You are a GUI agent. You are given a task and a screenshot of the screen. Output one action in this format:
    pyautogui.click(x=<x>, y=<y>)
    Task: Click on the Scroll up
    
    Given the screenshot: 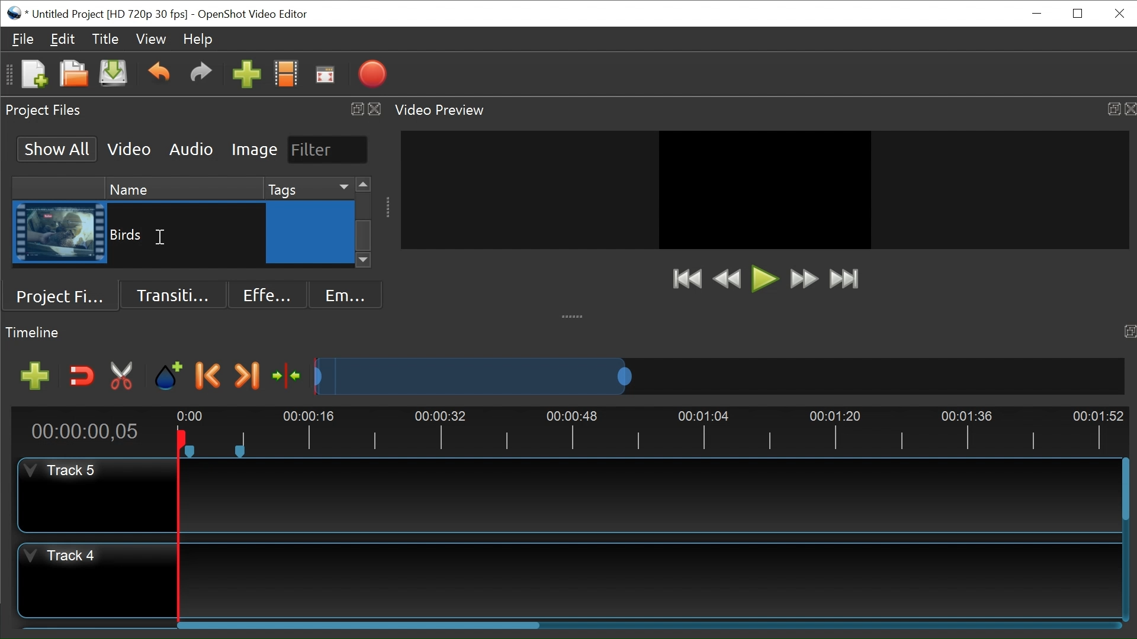 What is the action you would take?
    pyautogui.click(x=363, y=185)
    